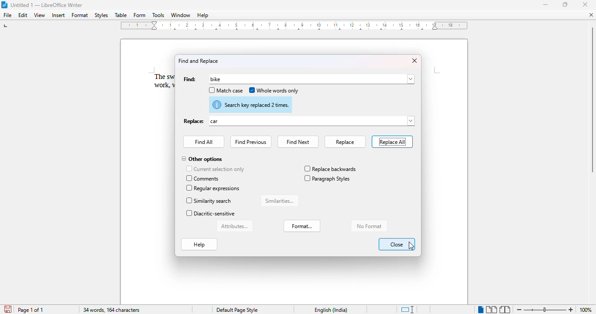  I want to click on current selection only, so click(215, 169).